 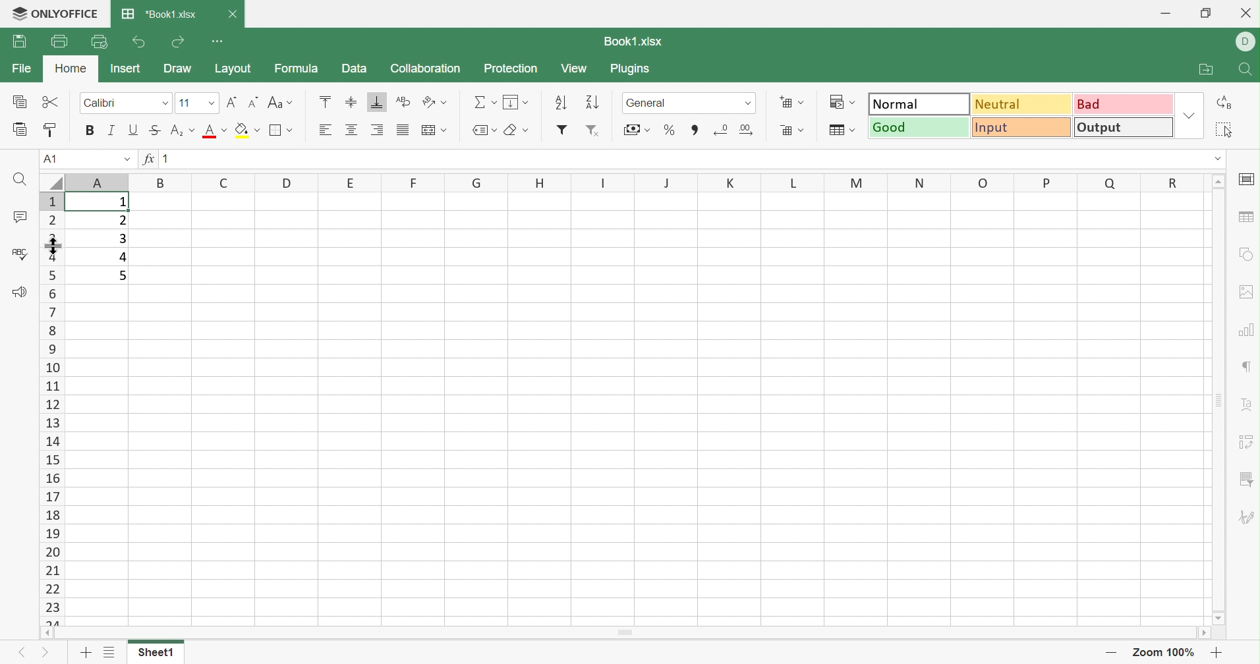 I want to click on Input, so click(x=1021, y=127).